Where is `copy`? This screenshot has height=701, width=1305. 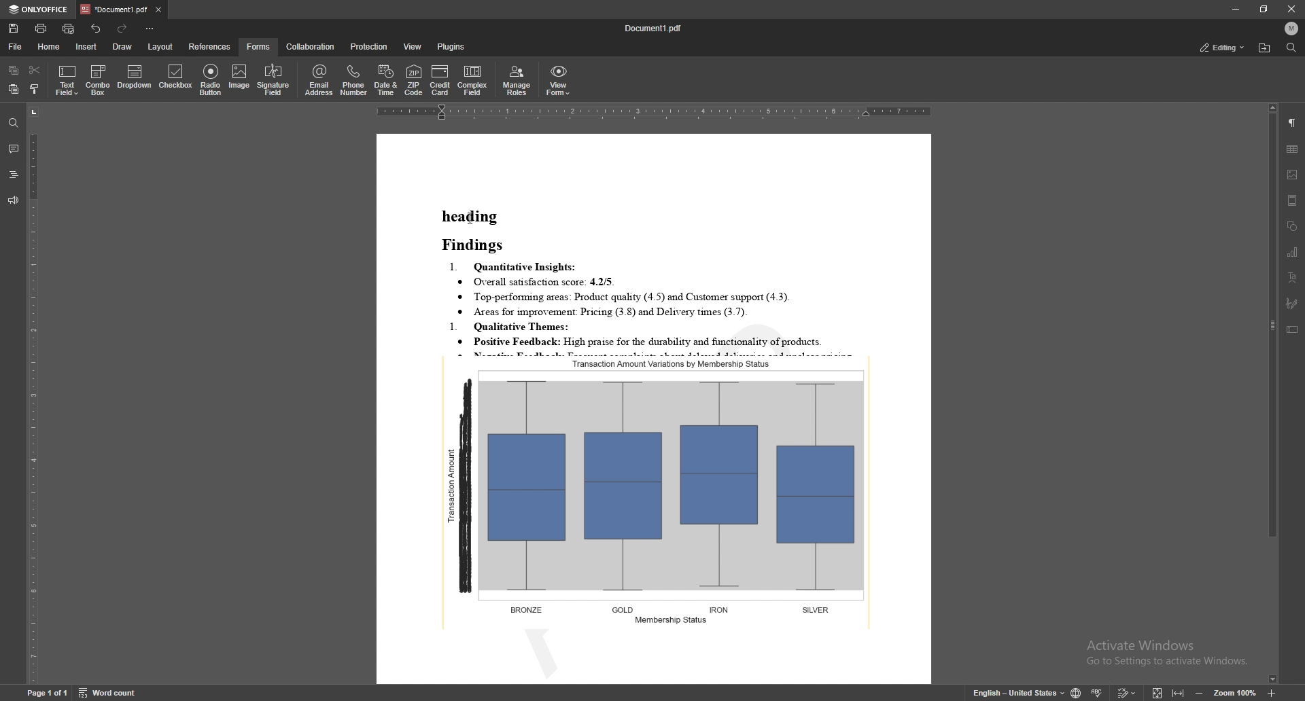 copy is located at coordinates (14, 71).